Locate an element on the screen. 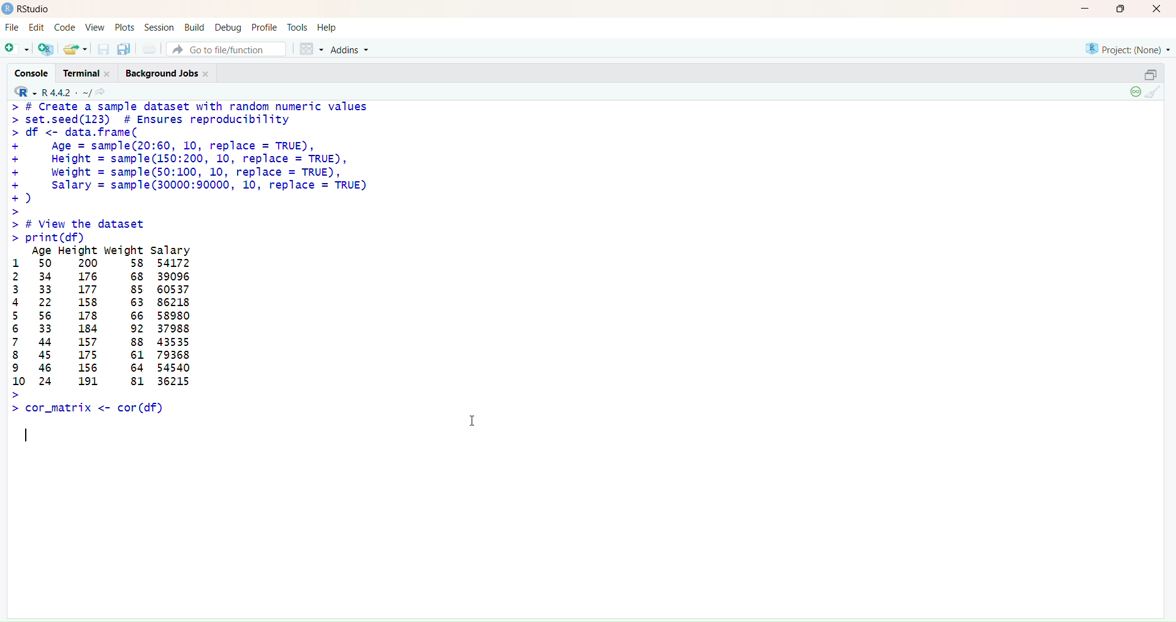 This screenshot has width=1176, height=622. RStudio is located at coordinates (28, 9).